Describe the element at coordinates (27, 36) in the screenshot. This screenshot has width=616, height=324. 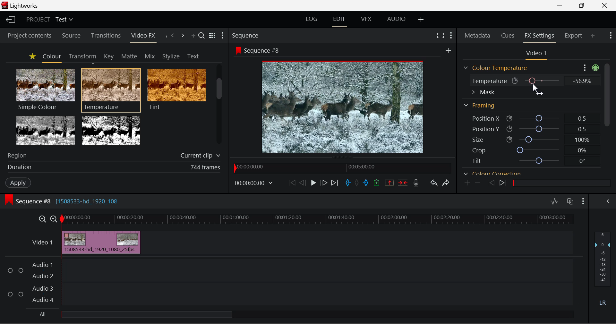
I see `Project contents` at that location.